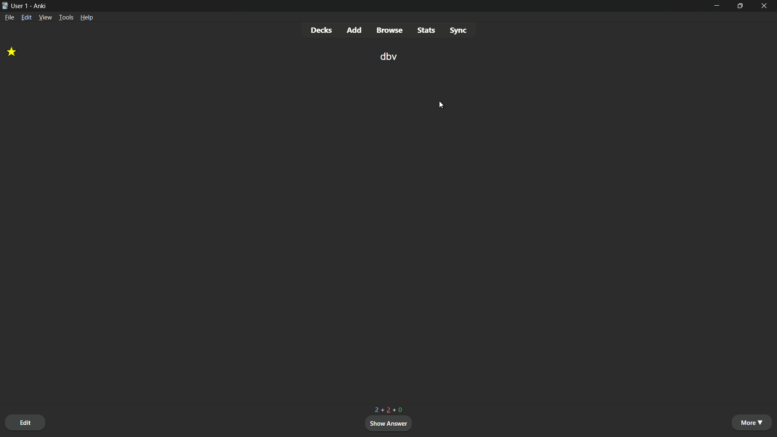 This screenshot has width=777, height=437. I want to click on edit, so click(25, 423).